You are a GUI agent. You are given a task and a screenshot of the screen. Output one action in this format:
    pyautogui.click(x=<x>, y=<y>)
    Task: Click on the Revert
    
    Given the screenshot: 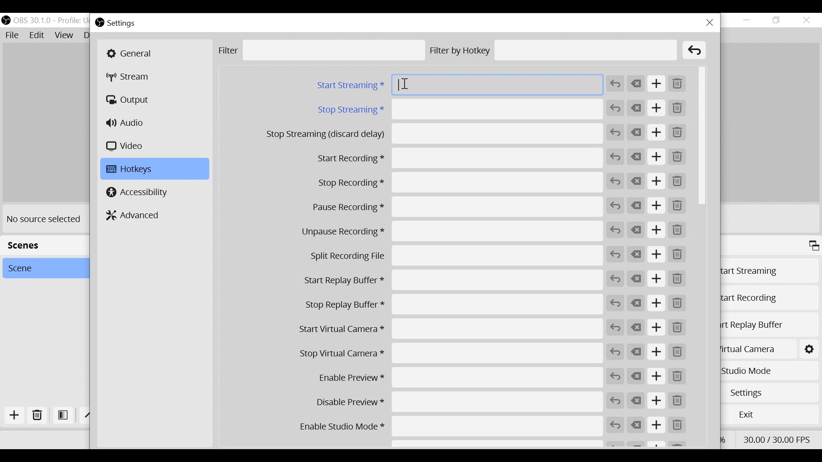 What is the action you would take?
    pyautogui.click(x=615, y=376)
    